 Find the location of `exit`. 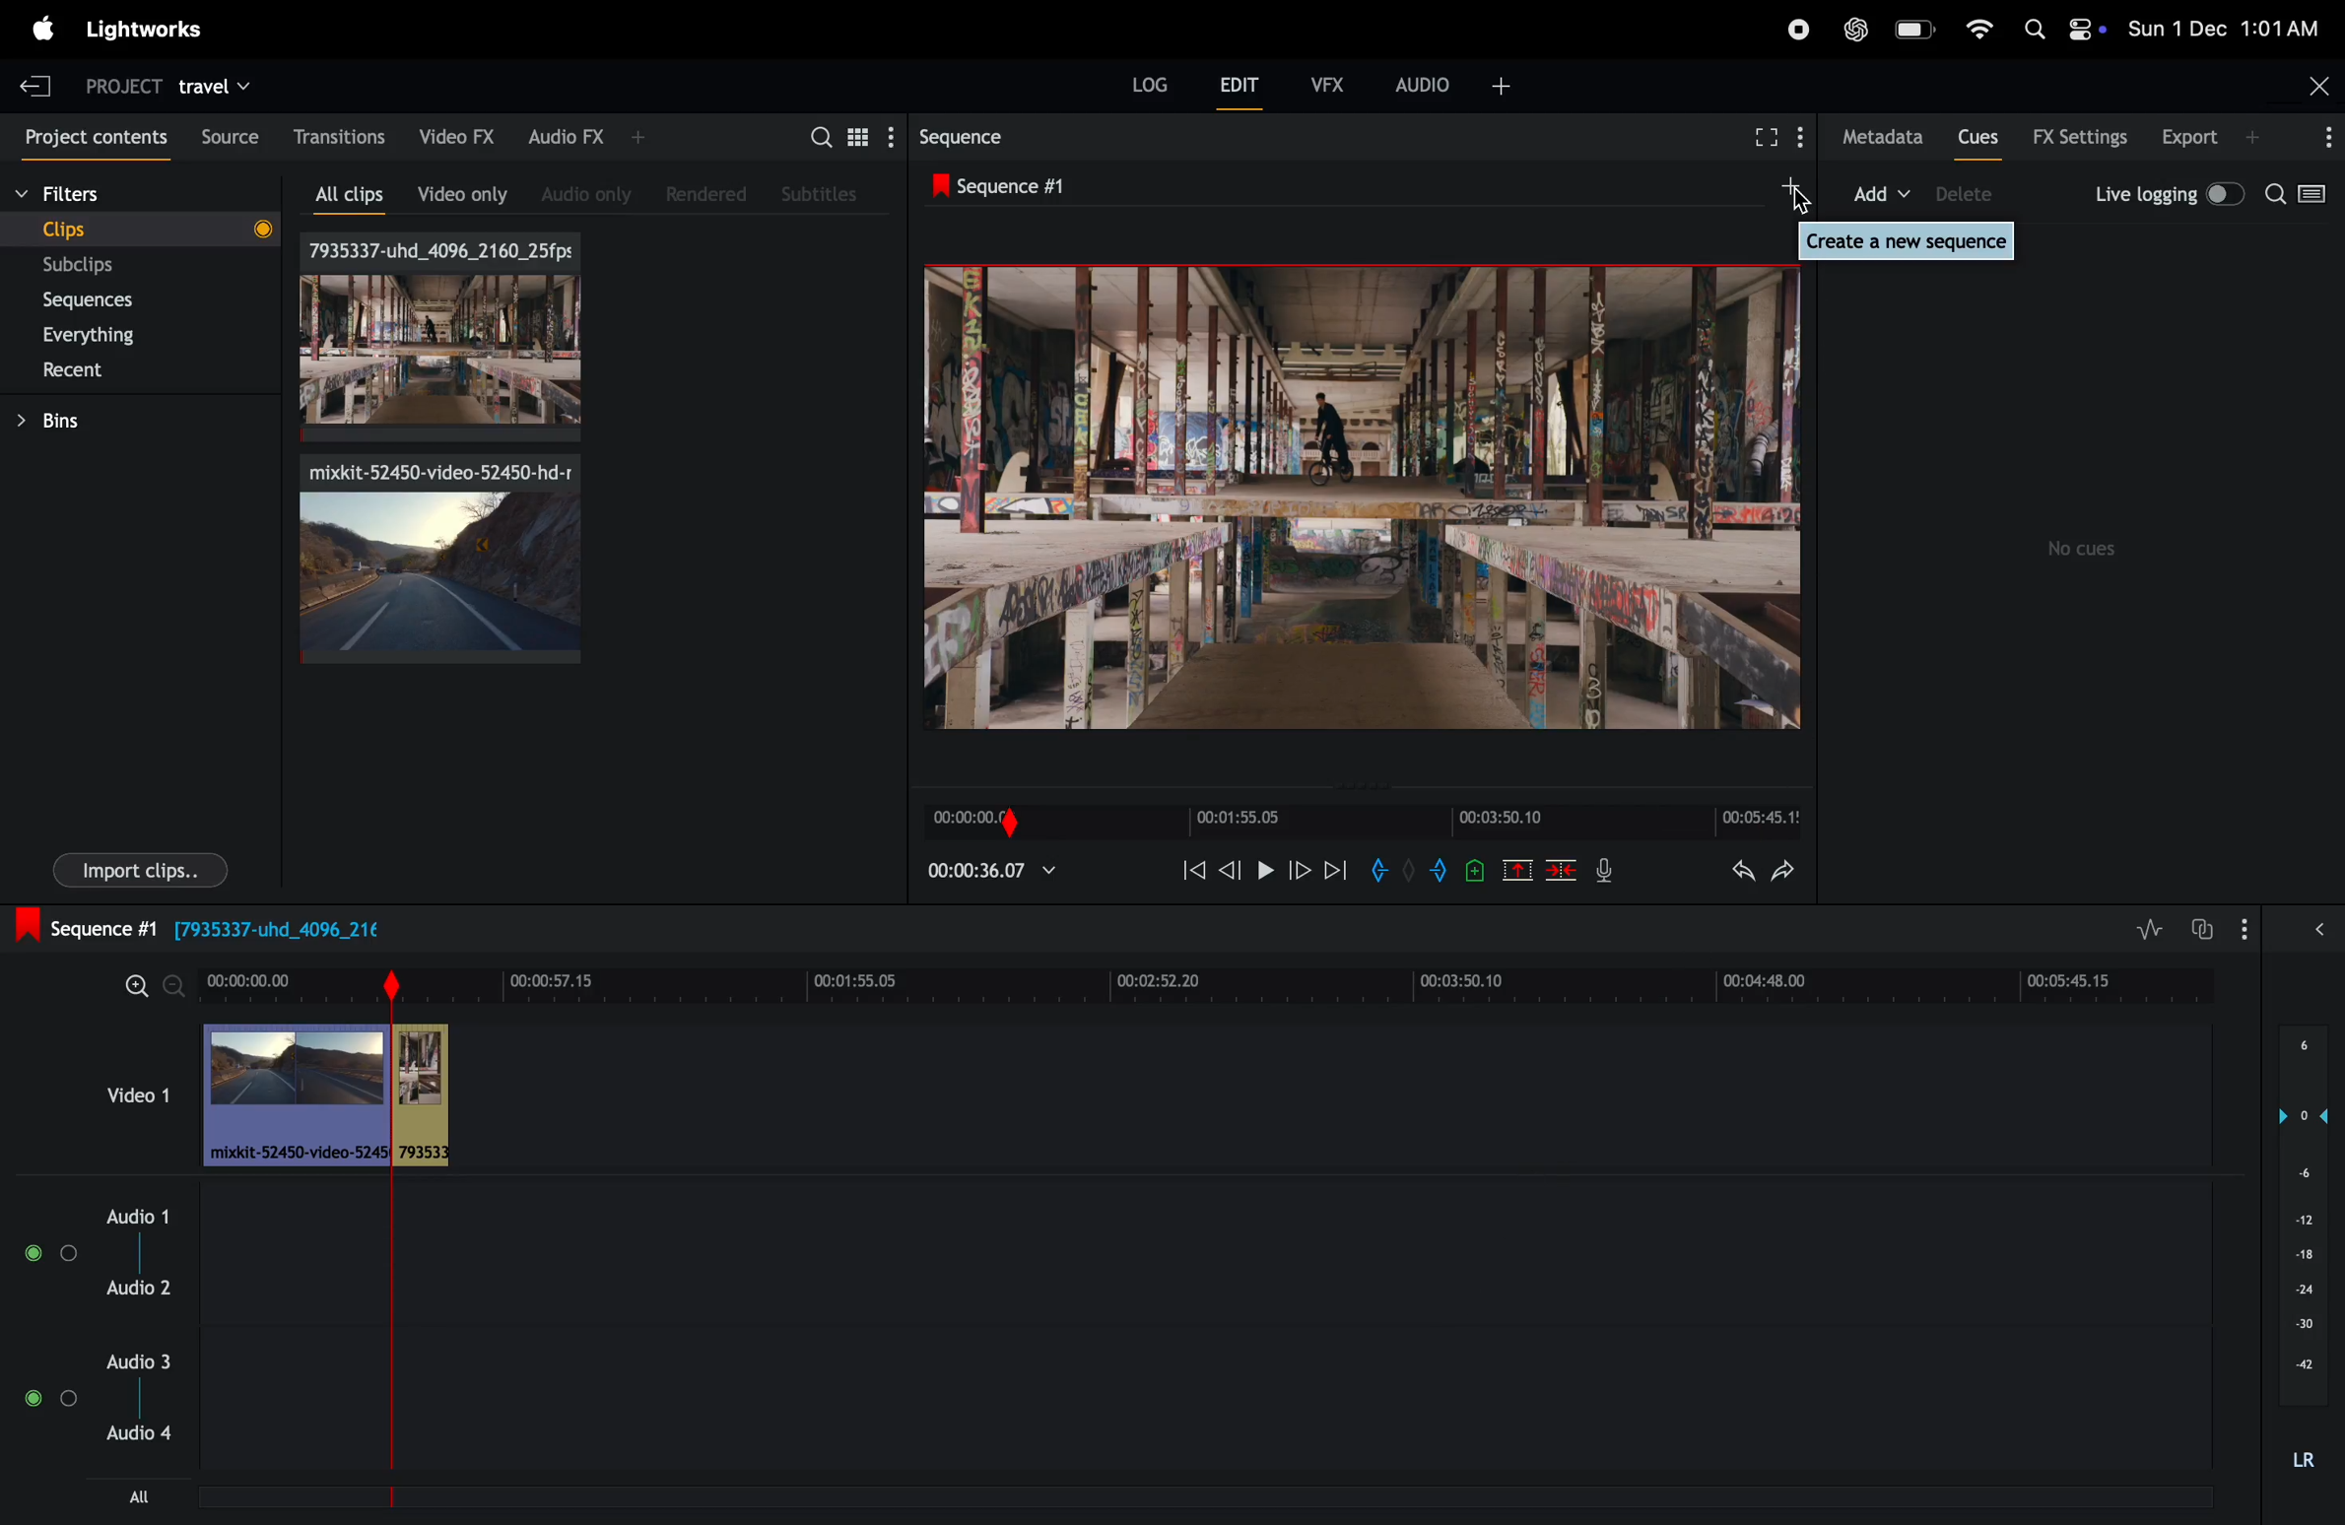

exit is located at coordinates (41, 85).